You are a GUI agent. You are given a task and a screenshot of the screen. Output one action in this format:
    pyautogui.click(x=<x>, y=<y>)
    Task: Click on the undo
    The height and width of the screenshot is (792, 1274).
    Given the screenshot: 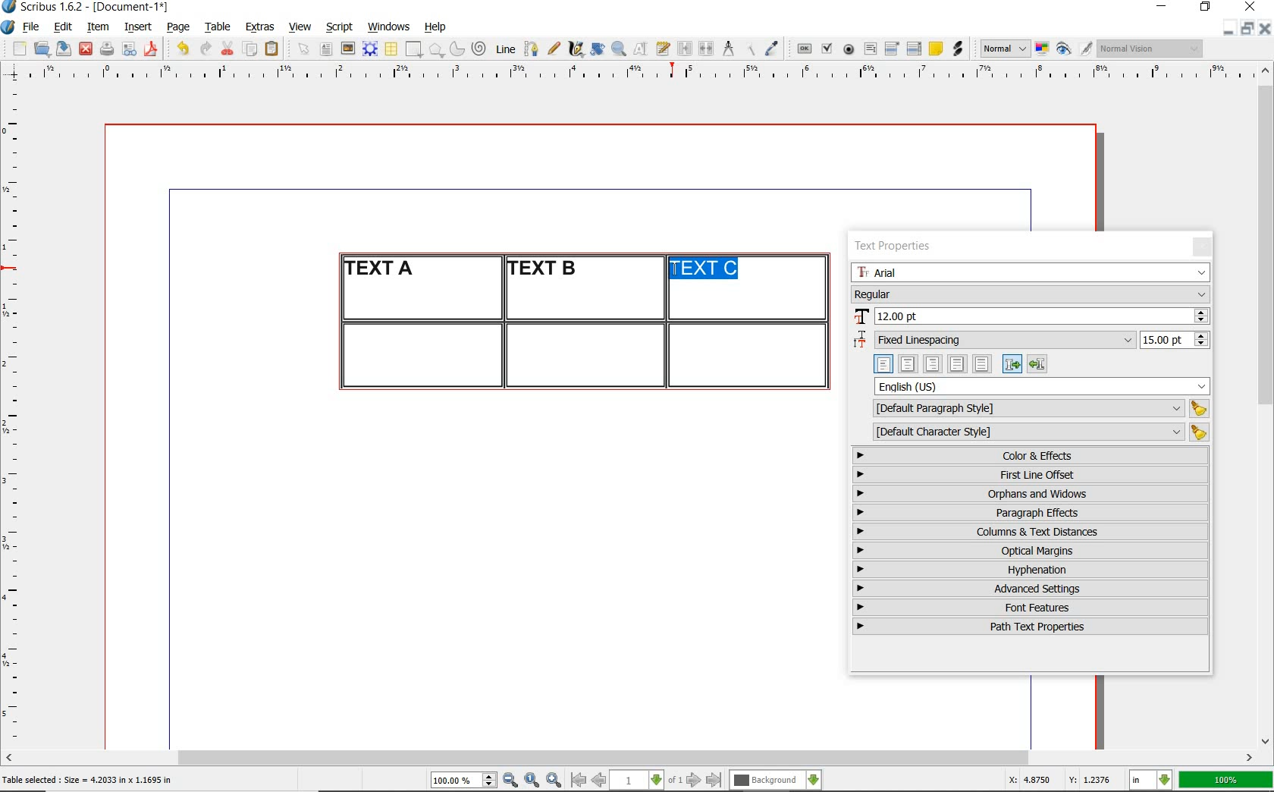 What is the action you would take?
    pyautogui.click(x=182, y=49)
    